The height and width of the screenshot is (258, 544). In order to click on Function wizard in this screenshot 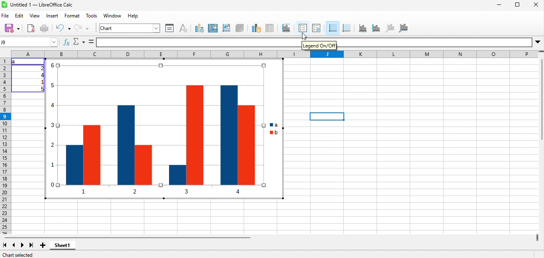, I will do `click(66, 42)`.